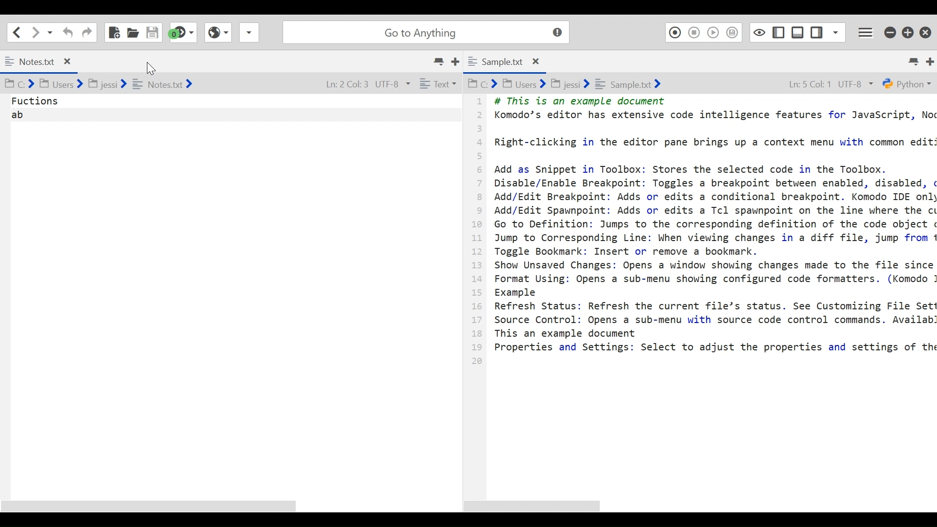 Image resolution: width=937 pixels, height=527 pixels. I want to click on Show Specific Sidebar, so click(836, 32).